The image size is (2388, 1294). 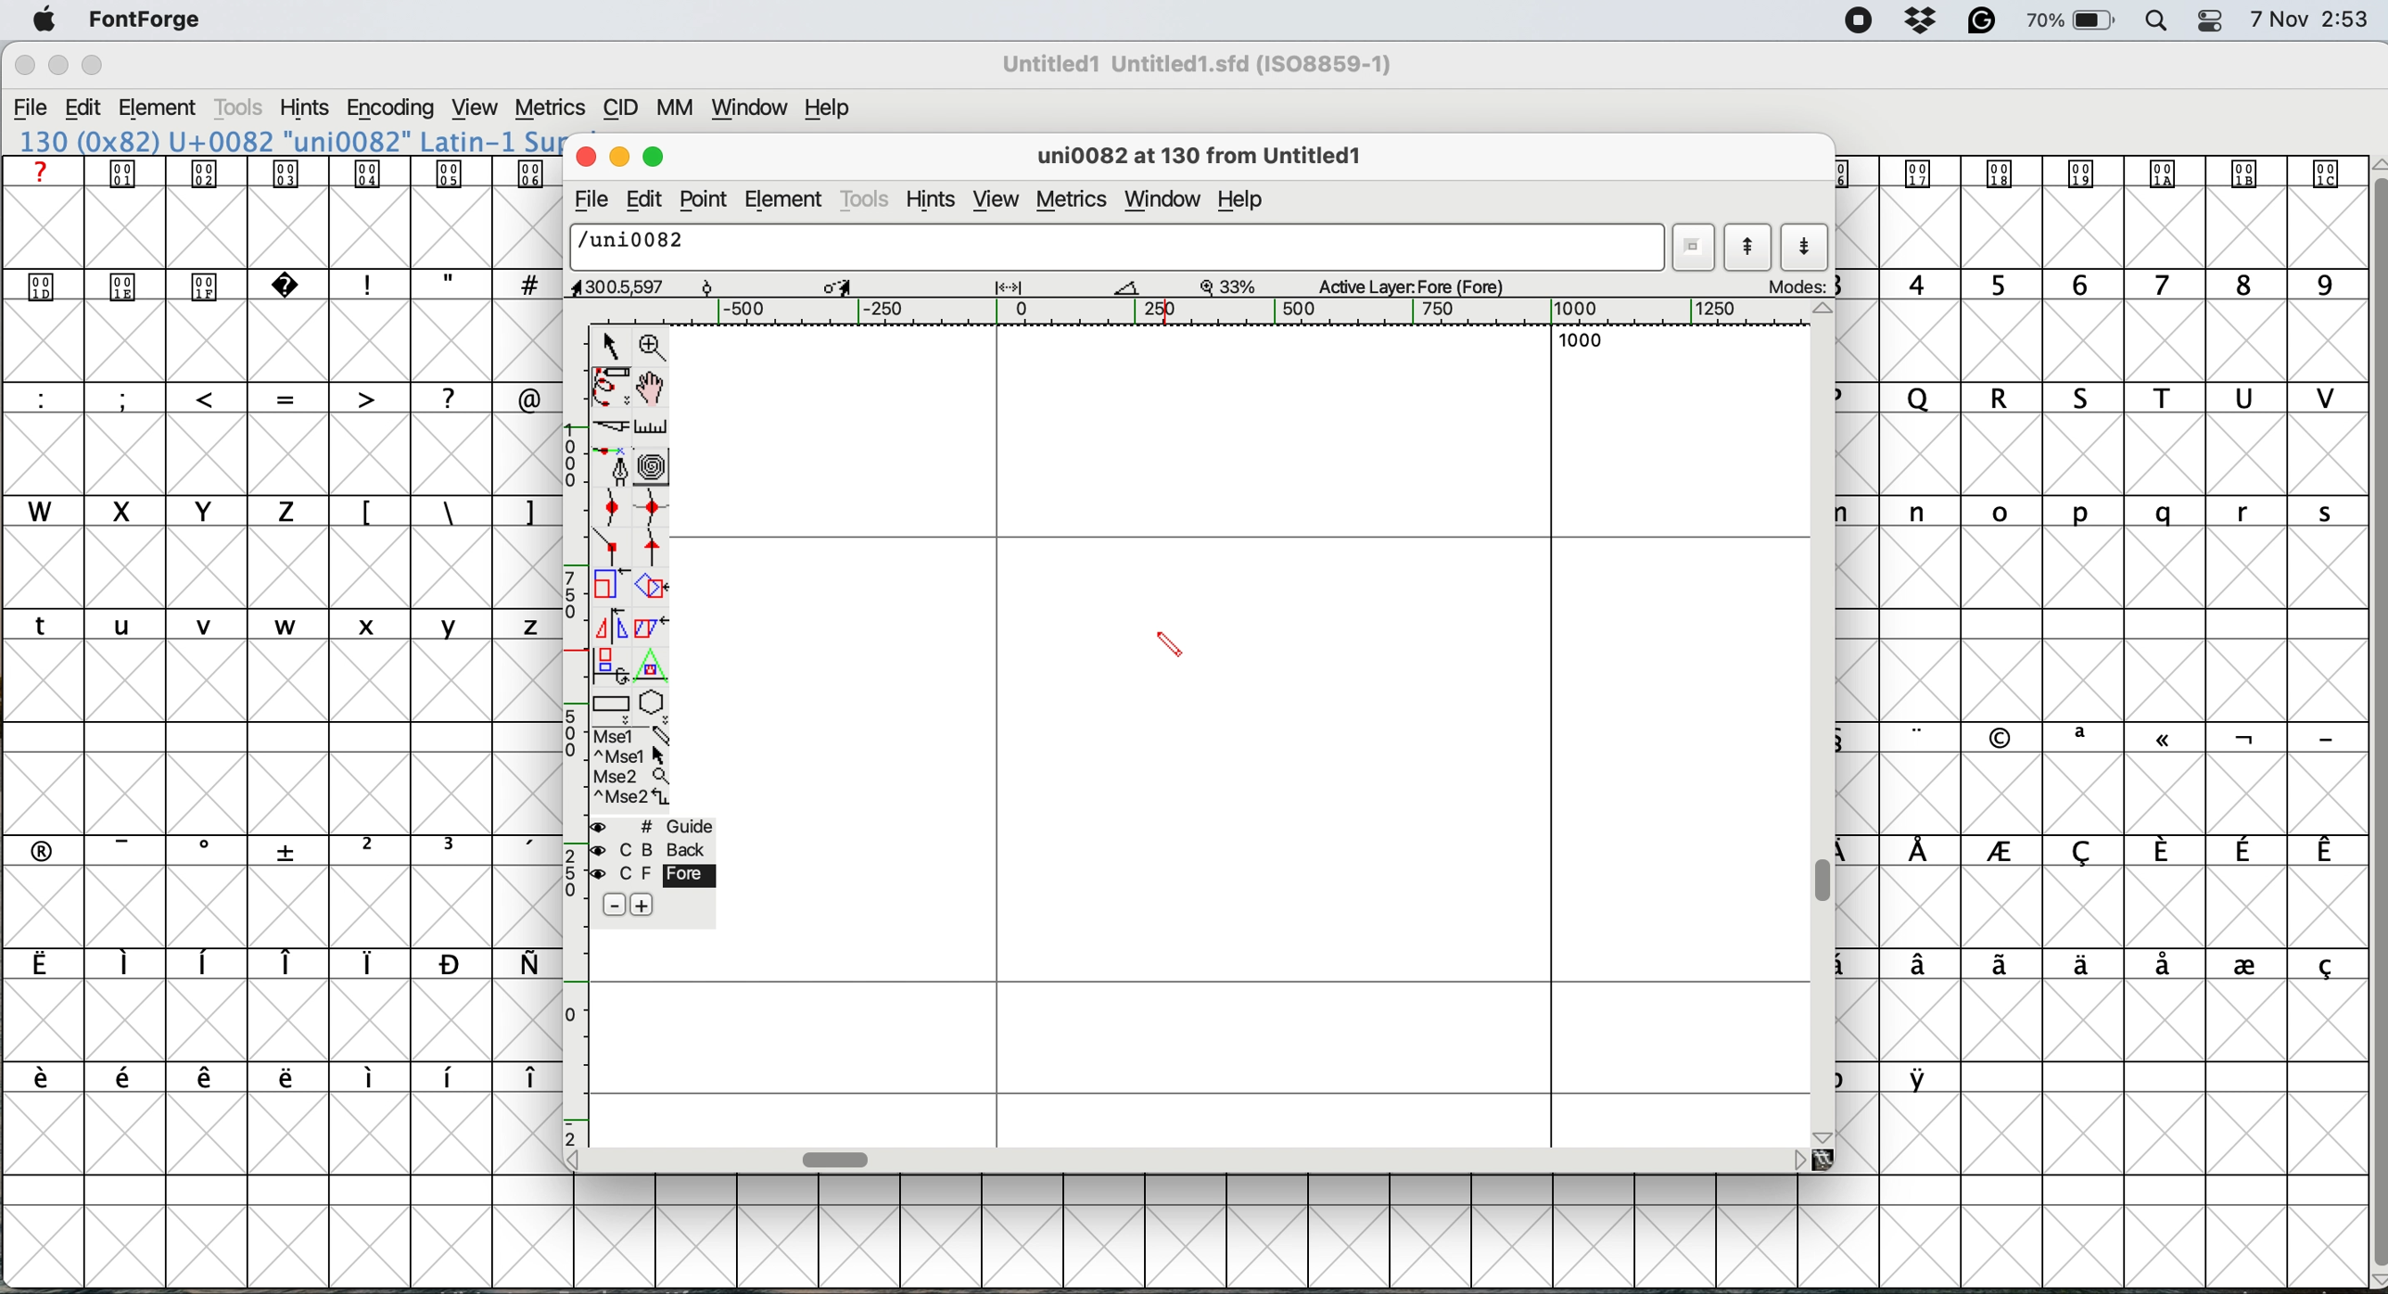 What do you see at coordinates (389, 109) in the screenshot?
I see `encoding` at bounding box center [389, 109].